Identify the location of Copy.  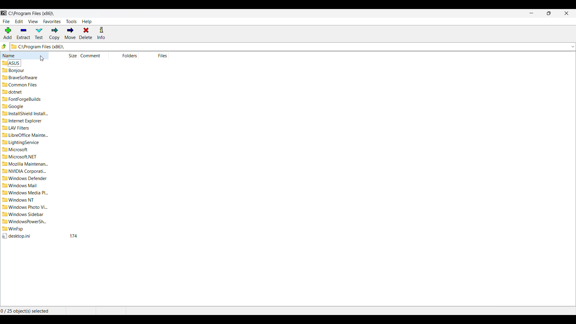
(54, 34).